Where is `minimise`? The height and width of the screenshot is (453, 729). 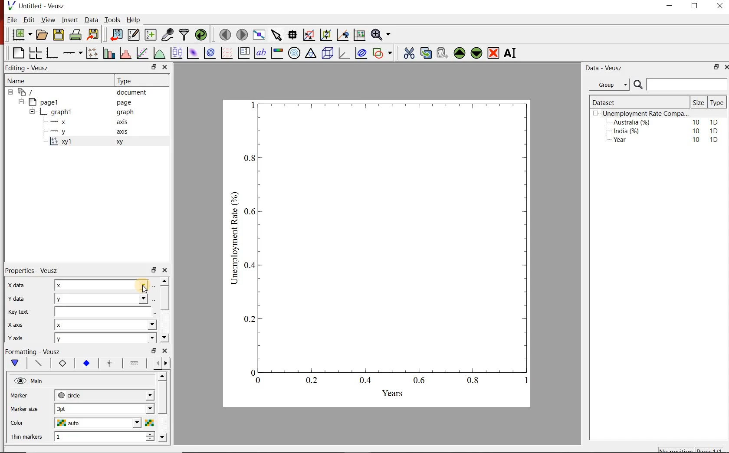 minimise is located at coordinates (154, 269).